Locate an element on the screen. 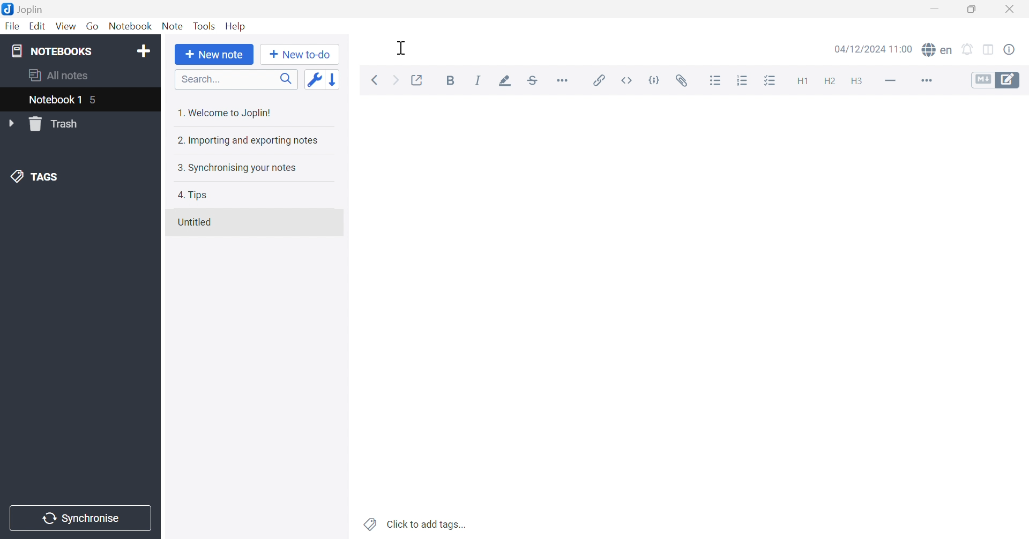 This screenshot has width=1029, height=539. Heading 2 is located at coordinates (831, 83).